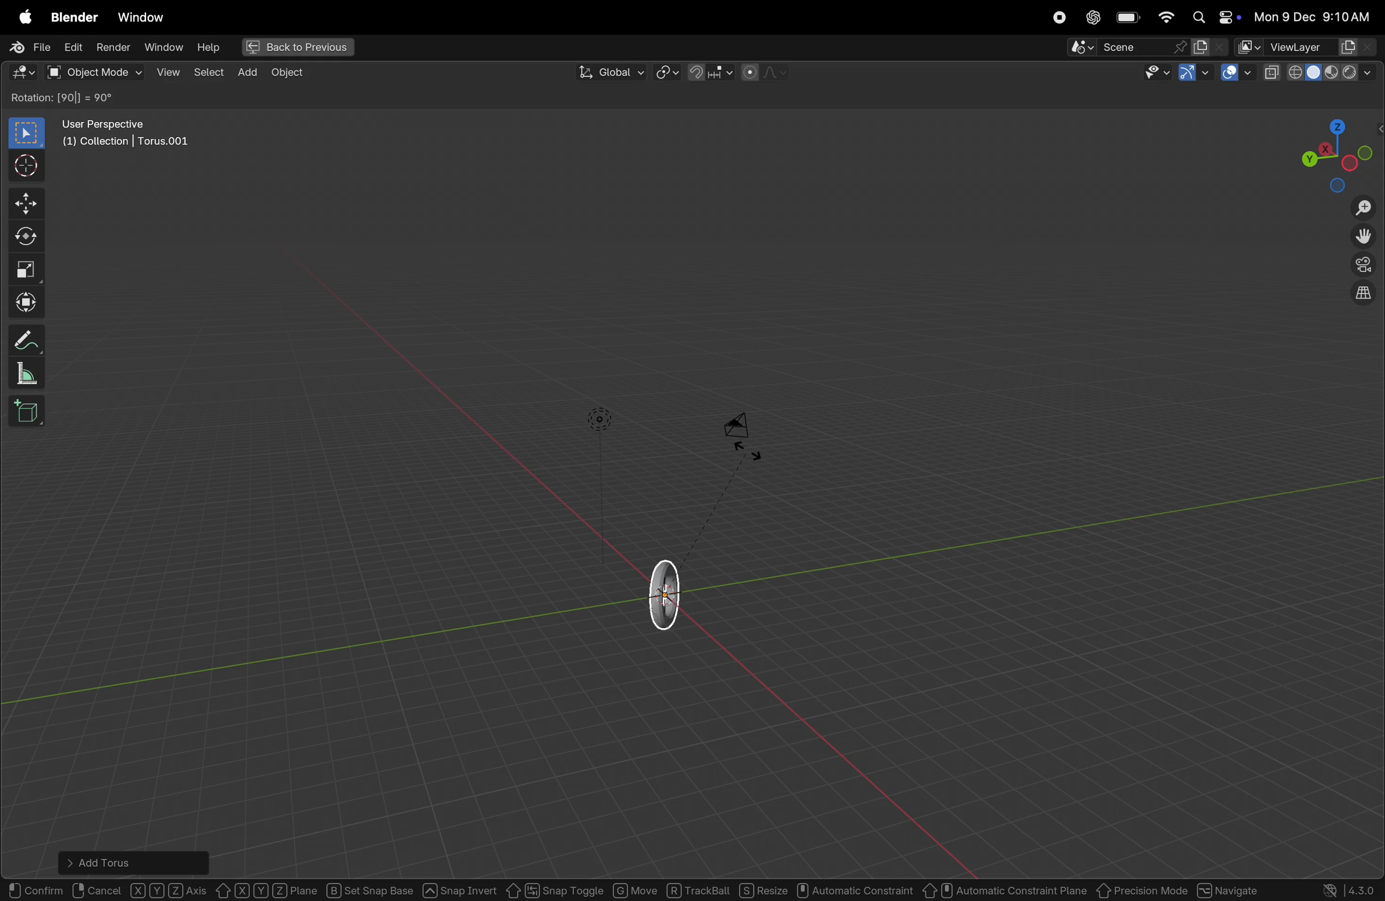  I want to click on curosor, so click(30, 165).